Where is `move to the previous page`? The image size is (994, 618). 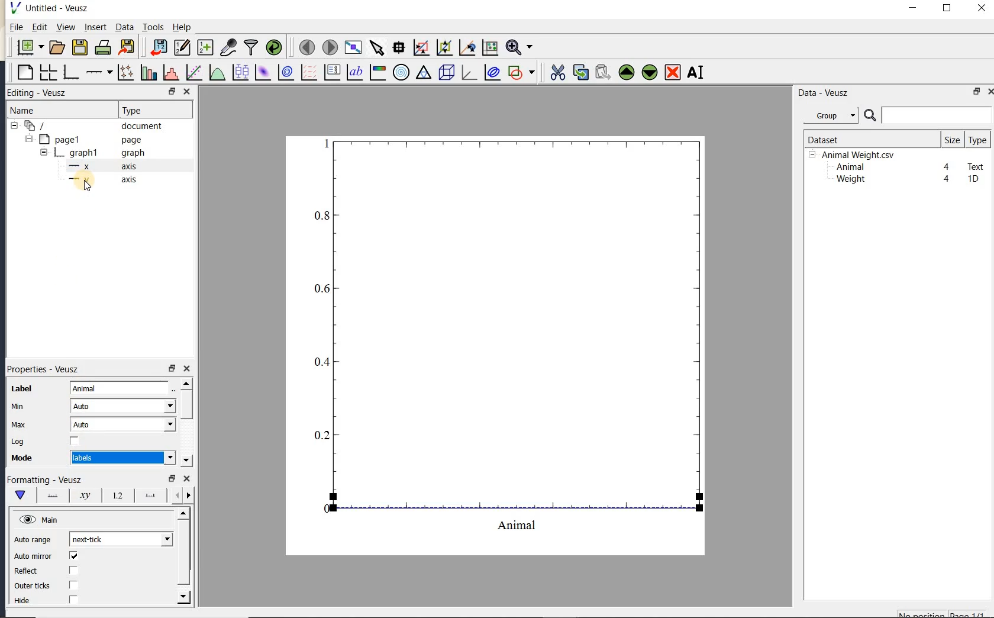 move to the previous page is located at coordinates (305, 46).